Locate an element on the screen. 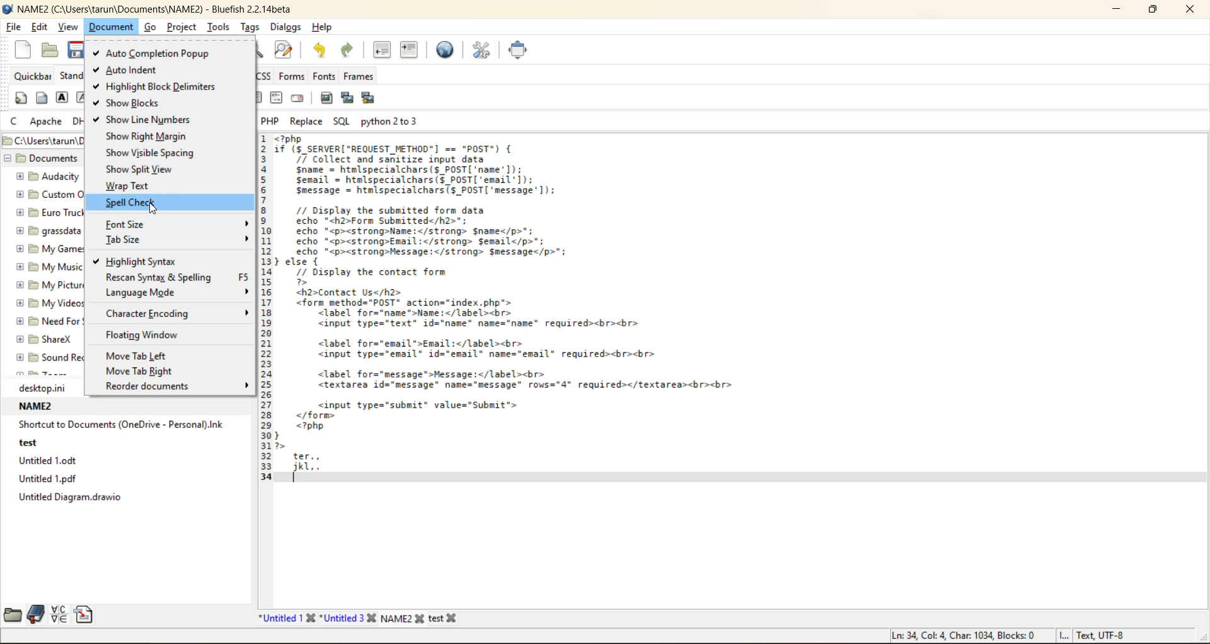 The height and width of the screenshot is (644, 1210). replace is located at coordinates (308, 120).